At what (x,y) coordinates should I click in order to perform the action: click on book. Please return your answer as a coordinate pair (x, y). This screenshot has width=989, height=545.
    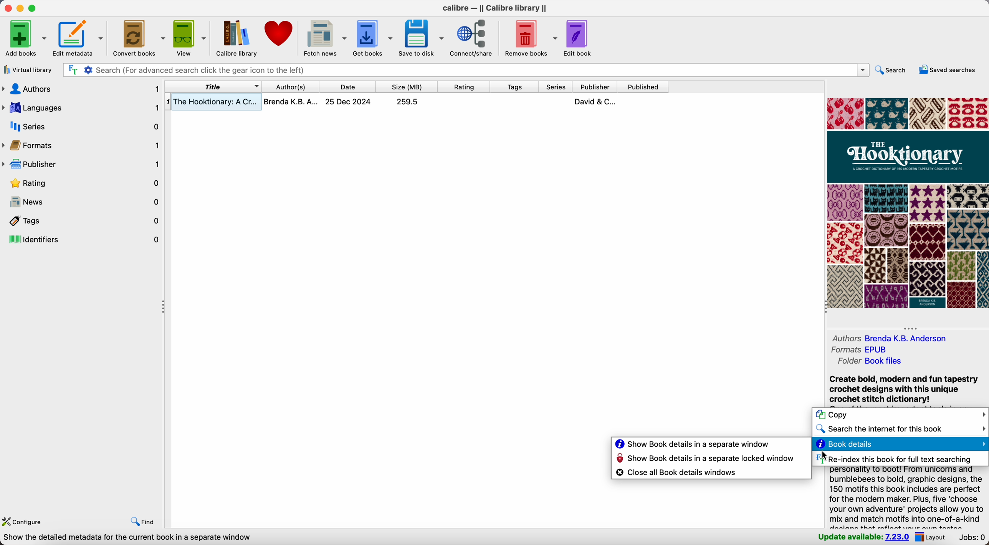
    Looking at the image, I should click on (417, 103).